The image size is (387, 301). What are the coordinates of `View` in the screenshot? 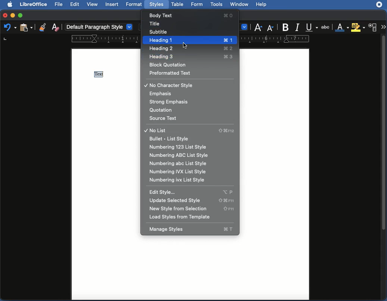 It's located at (93, 4).